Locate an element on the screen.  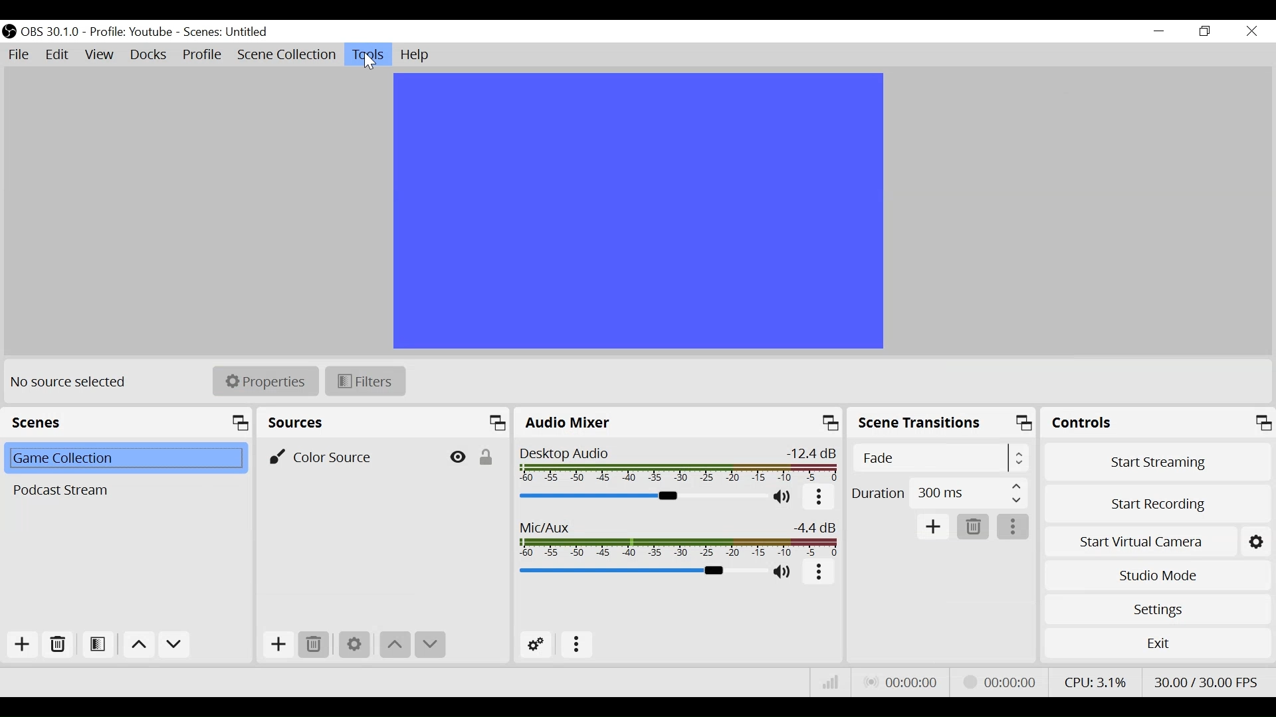
Add is located at coordinates (22, 645).